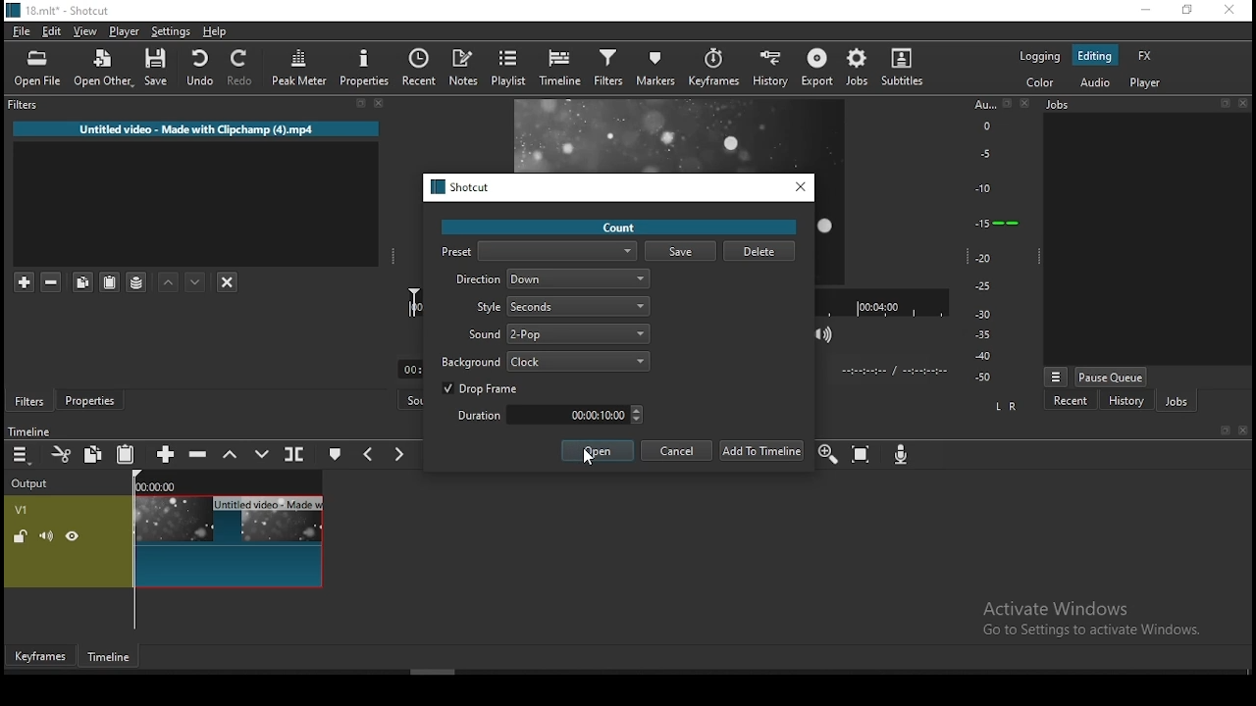  What do you see at coordinates (606, 69) in the screenshot?
I see `filters` at bounding box center [606, 69].